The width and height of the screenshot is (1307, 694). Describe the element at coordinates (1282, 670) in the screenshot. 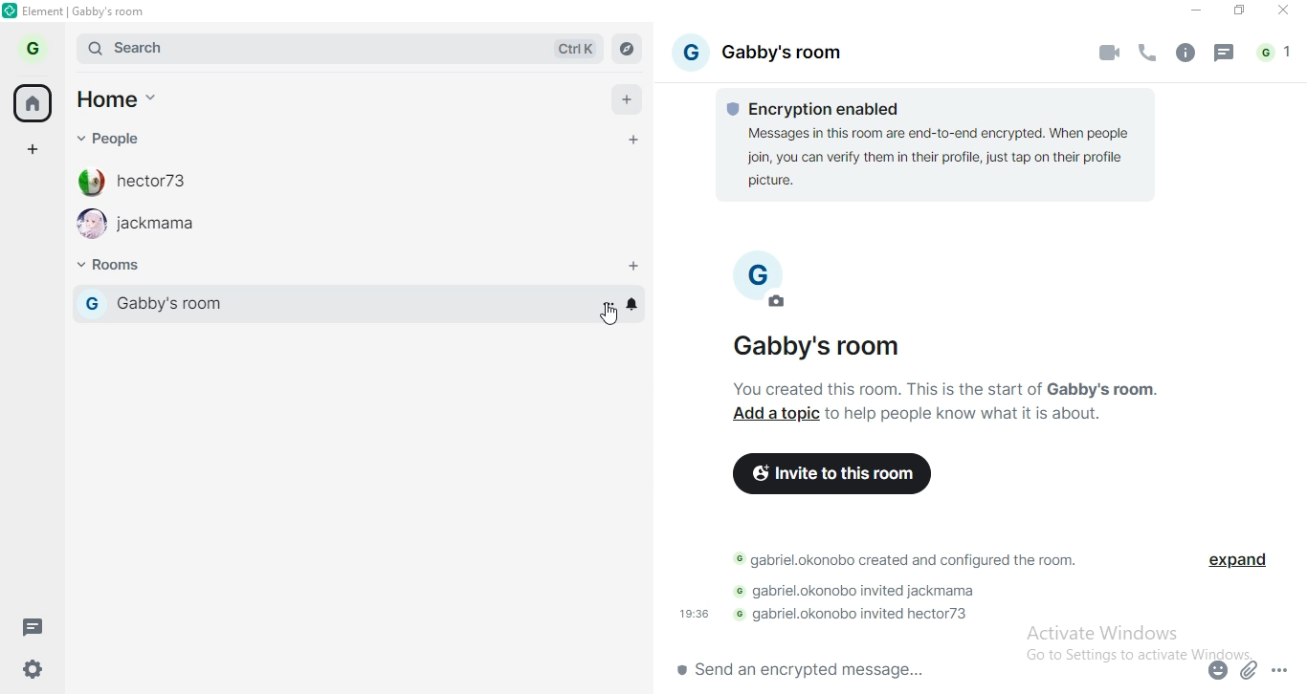

I see `options` at that location.